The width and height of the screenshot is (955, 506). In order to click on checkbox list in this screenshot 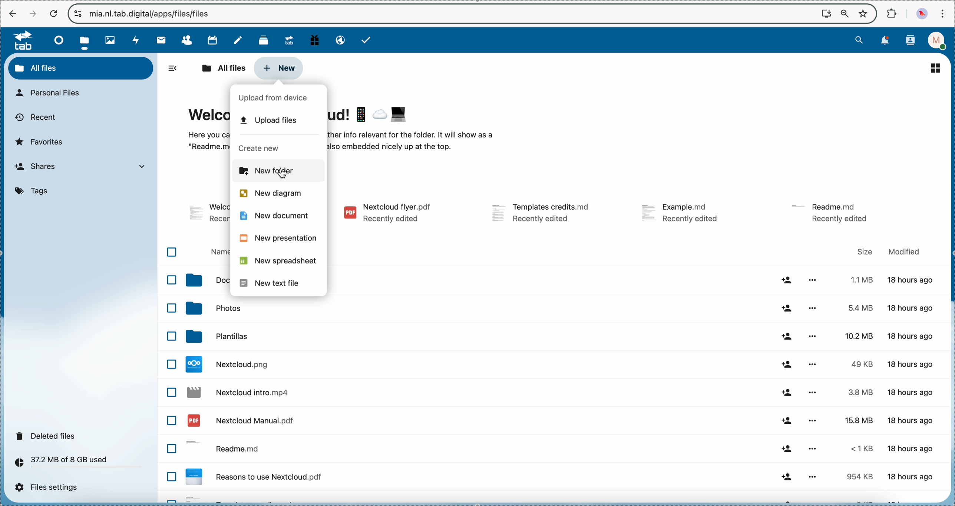, I will do `click(168, 370)`.